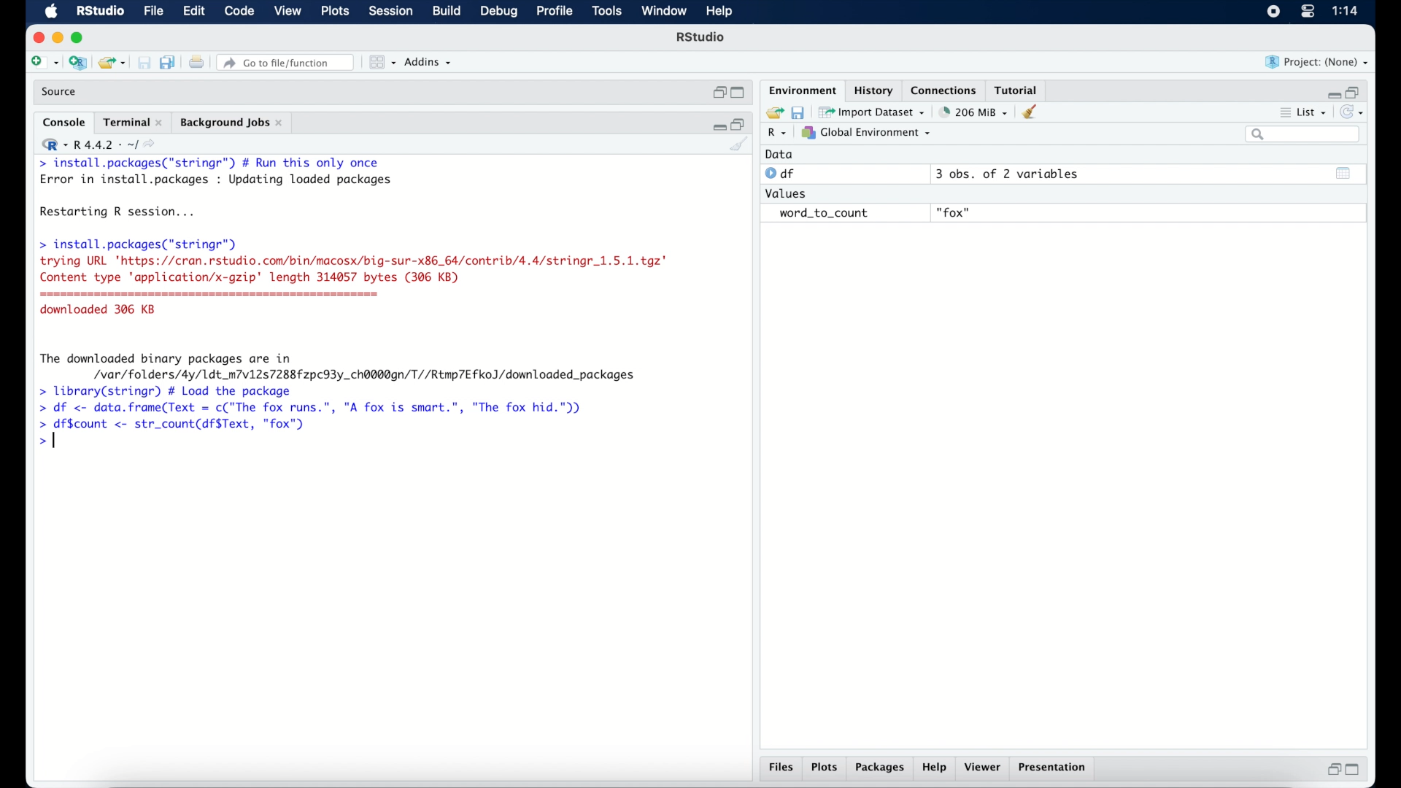 The width and height of the screenshot is (1401, 788). Describe the element at coordinates (47, 443) in the screenshot. I see `command prompt` at that location.